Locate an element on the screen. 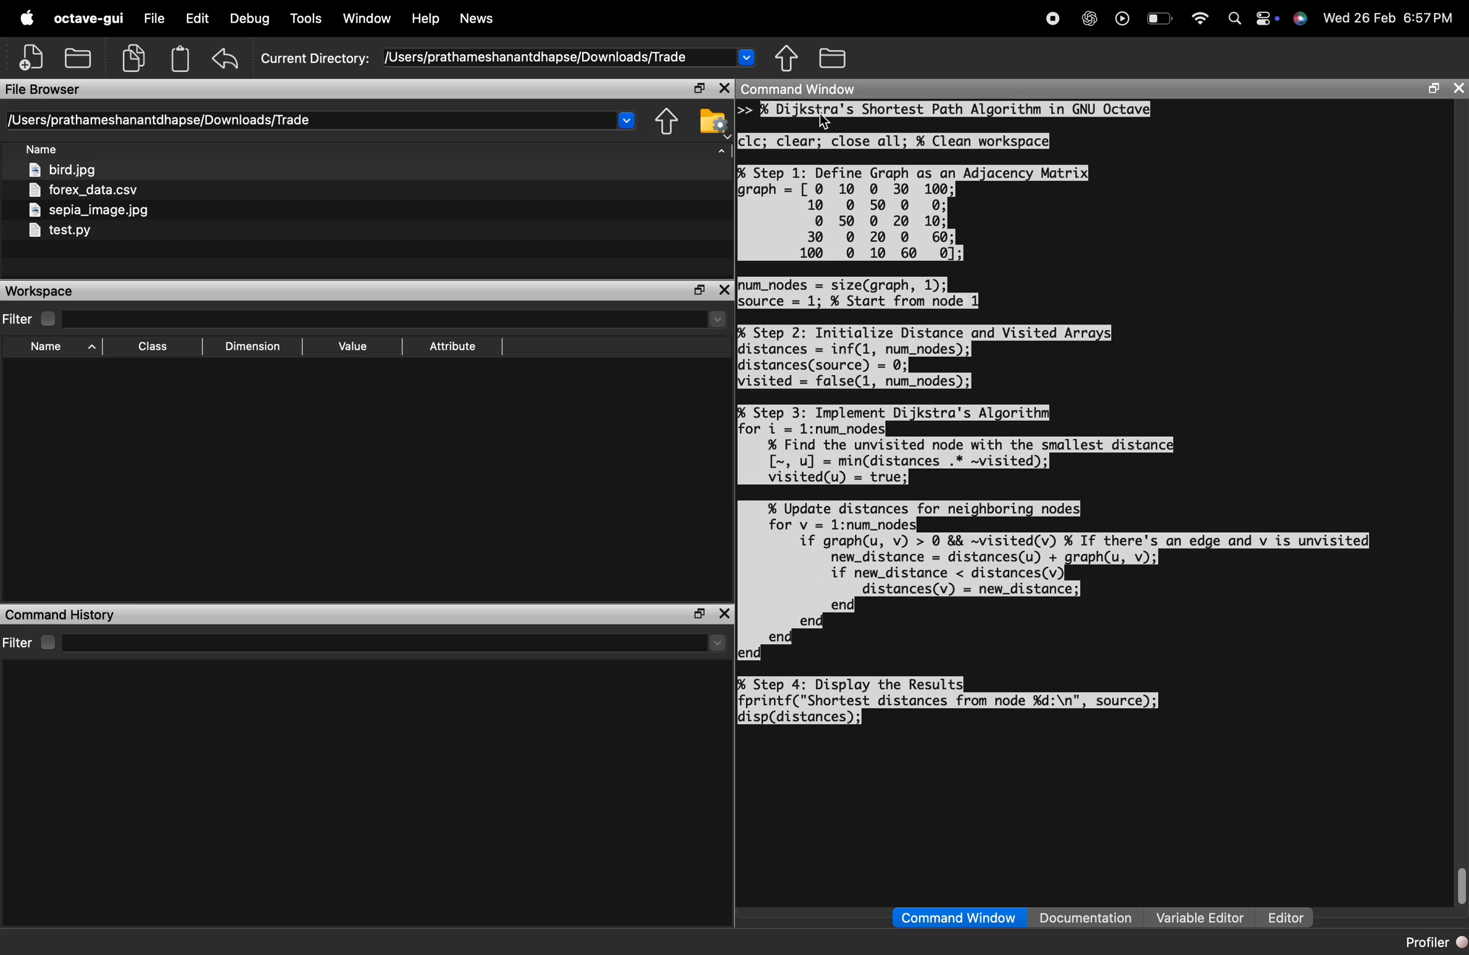 The image size is (1469, 955). sort by file name is located at coordinates (41, 149).